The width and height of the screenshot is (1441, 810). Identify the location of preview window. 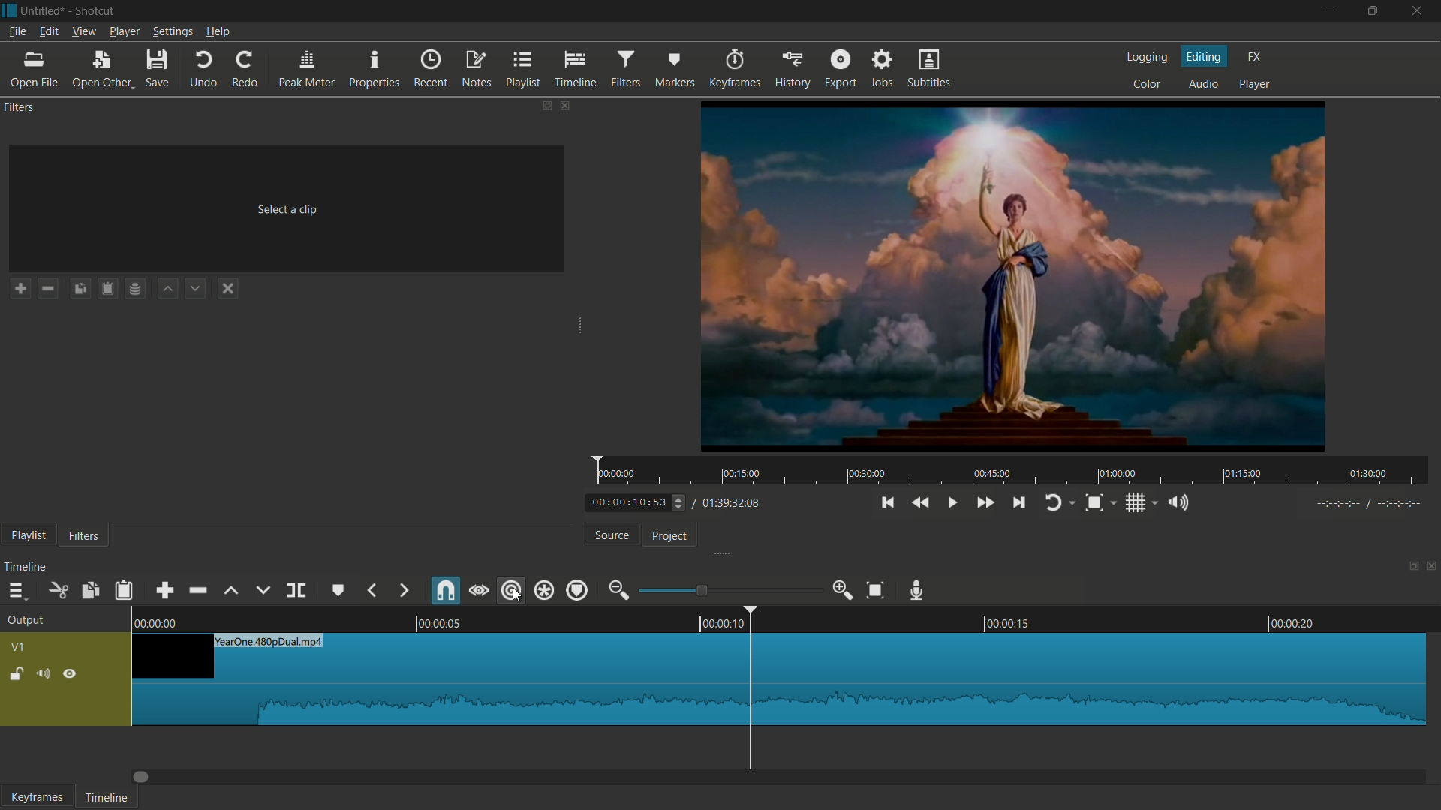
(1015, 276).